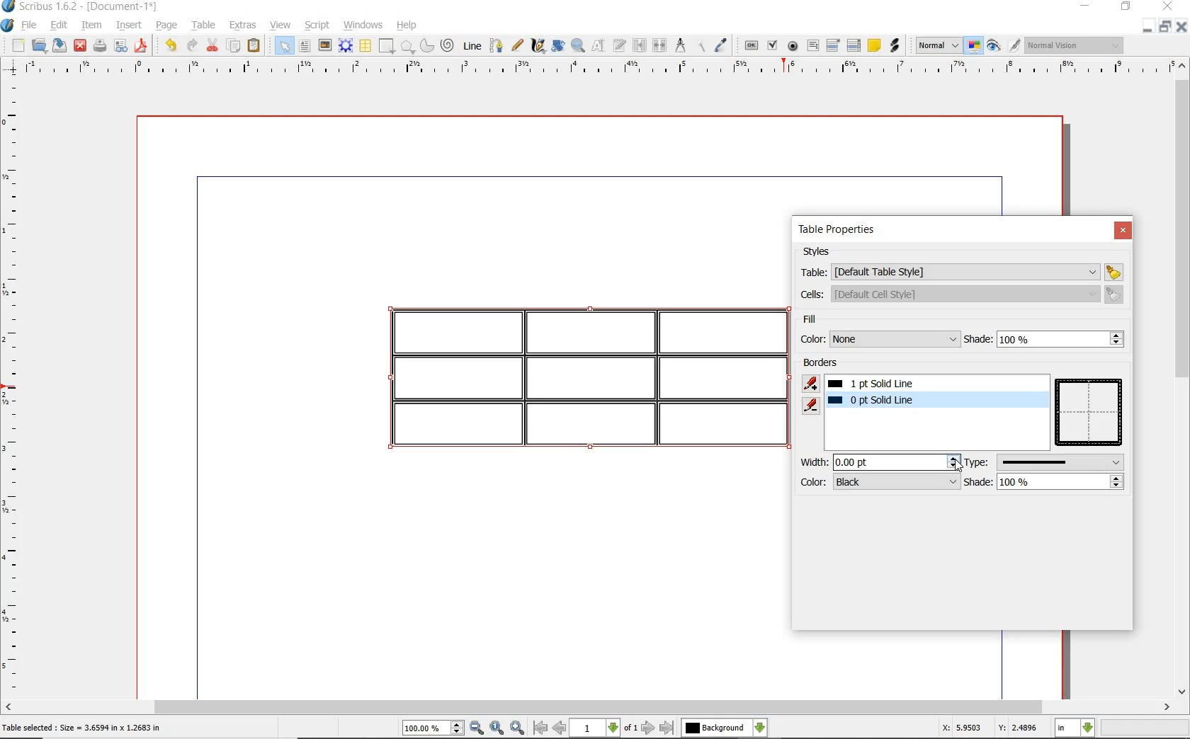 The image size is (1190, 739). What do you see at coordinates (988, 728) in the screenshot?
I see `X: 5.9503 Y: 2.4896` at bounding box center [988, 728].